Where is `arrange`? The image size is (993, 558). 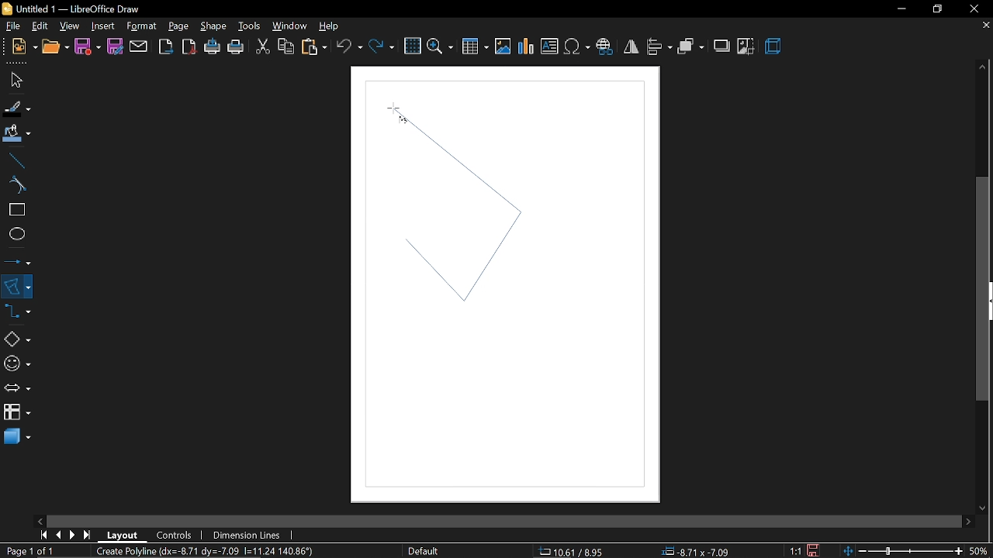 arrange is located at coordinates (690, 46).